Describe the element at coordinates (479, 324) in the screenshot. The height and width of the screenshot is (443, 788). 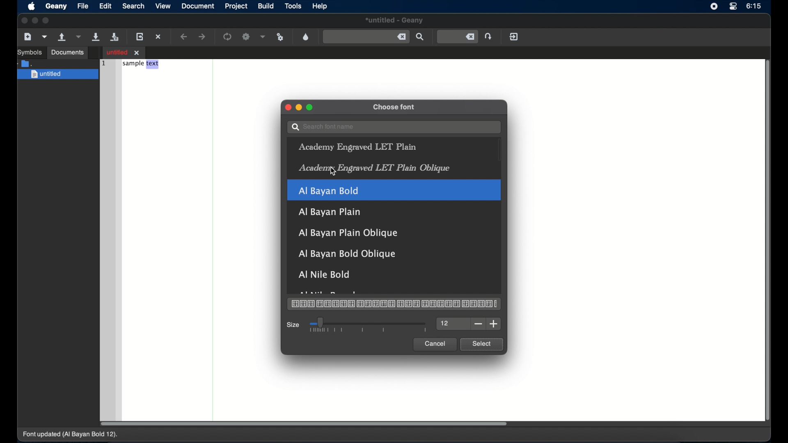
I see `decrement` at that location.